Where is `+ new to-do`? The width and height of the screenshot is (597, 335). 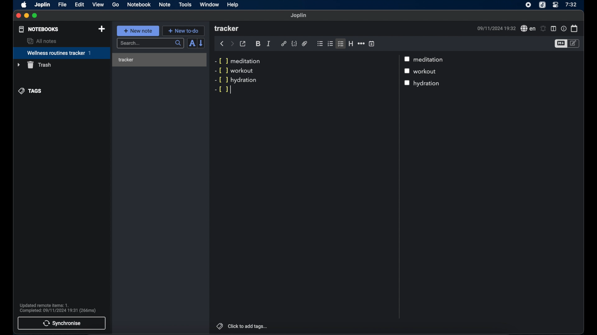 + new to-do is located at coordinates (183, 30).